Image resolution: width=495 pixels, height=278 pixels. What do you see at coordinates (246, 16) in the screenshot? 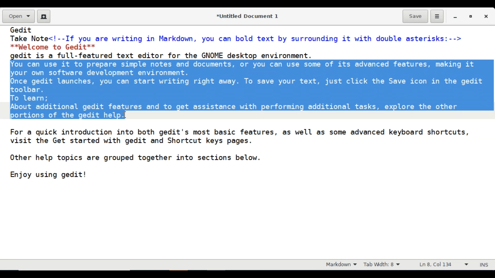
I see `Untitled  document` at bounding box center [246, 16].